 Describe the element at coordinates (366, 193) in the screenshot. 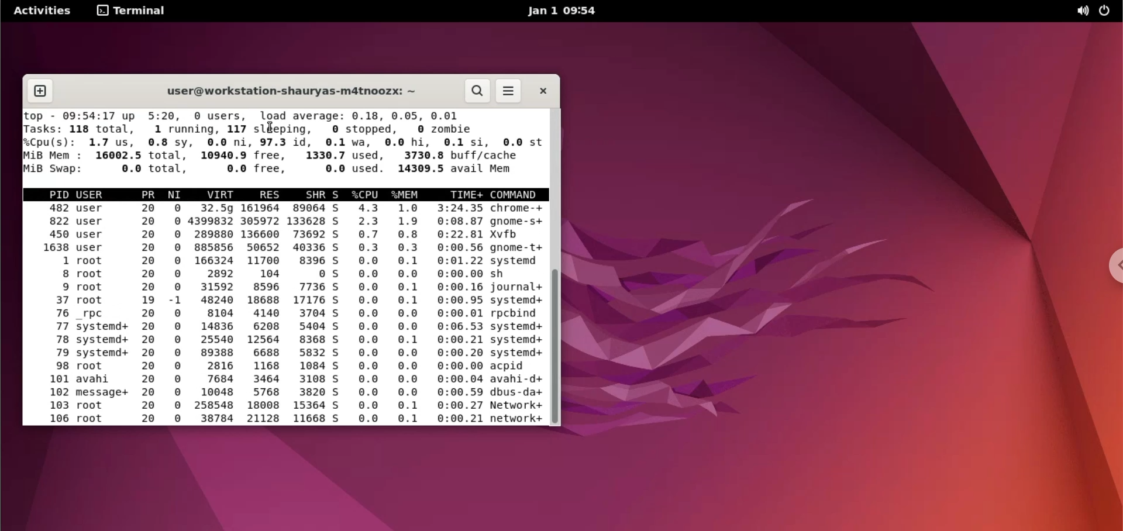

I see `CPU` at that location.